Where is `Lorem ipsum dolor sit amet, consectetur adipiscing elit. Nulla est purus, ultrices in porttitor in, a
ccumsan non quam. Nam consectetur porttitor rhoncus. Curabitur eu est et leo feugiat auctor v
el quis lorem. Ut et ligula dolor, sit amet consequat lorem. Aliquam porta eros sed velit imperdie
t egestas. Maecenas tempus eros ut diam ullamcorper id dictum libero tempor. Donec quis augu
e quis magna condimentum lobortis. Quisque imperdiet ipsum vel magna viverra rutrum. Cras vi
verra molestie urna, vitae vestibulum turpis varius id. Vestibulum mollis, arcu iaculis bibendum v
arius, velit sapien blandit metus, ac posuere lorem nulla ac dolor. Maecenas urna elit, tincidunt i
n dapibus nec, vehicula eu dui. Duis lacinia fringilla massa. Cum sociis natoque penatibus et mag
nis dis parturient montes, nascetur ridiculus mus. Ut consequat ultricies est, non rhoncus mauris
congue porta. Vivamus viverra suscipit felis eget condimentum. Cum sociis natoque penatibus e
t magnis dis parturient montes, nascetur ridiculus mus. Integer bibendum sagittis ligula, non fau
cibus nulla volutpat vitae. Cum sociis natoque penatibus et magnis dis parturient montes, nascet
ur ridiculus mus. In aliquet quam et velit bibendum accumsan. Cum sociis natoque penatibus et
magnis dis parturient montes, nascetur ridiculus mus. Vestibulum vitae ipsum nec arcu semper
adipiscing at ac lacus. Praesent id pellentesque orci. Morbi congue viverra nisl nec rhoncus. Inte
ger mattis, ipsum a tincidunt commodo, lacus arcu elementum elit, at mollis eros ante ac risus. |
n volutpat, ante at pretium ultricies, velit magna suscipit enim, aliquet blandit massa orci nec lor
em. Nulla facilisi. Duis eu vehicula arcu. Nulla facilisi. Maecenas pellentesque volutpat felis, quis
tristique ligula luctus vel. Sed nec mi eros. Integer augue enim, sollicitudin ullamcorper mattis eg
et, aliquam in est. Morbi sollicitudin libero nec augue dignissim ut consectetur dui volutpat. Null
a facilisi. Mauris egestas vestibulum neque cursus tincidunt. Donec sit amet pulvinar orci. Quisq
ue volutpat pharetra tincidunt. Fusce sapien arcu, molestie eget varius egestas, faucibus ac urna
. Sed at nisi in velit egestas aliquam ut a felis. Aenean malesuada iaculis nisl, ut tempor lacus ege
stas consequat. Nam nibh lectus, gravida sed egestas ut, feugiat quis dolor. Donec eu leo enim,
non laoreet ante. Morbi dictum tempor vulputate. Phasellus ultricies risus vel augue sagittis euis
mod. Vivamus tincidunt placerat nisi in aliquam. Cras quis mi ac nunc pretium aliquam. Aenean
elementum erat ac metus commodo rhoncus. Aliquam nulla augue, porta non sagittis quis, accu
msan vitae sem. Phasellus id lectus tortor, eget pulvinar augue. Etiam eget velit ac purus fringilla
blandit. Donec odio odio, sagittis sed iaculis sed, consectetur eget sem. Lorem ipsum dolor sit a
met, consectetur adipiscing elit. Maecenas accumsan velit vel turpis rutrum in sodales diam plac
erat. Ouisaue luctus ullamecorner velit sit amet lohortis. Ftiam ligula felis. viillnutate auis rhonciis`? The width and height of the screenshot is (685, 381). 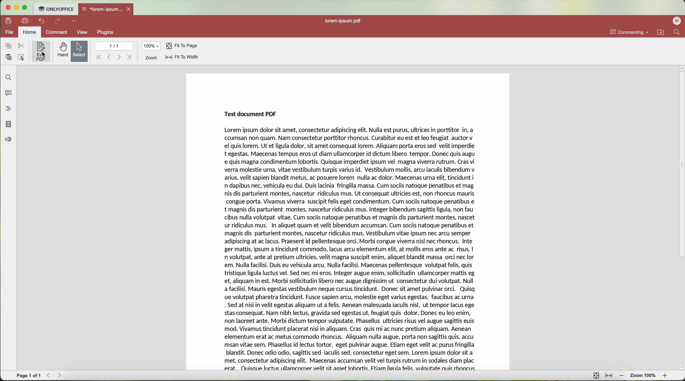
Lorem ipsum dolor sit amet, consectetur adipiscing elit. Nulla est purus, ultrices in porttitor in, a
ccumsan non quam. Nam consectetur porttitor rhoncus. Curabitur eu est et leo feugiat auctor v
el quis lorem. Ut et ligula dolor, sit amet consequat lorem. Aliquam porta eros sed velit imperdie
t egestas. Maecenas tempus eros ut diam ullamcorper id dictum libero tempor. Donec quis augu
e quis magna condimentum lobortis. Quisque imperdiet ipsum vel magna viverra rutrum. Cras vi
verra molestie urna, vitae vestibulum turpis varius id. Vestibulum mollis, arcu iaculis bibendum v
arius, velit sapien blandit metus, ac posuere lorem nulla ac dolor. Maecenas urna elit, tincidunt i
n dapibus nec, vehicula eu dui. Duis lacinia fringilla massa. Cum sociis natoque penatibus et mag
nis dis parturient montes, nascetur ridiculus mus. Ut consequat ultricies est, non rhoncus mauris
congue porta. Vivamus viverra suscipit felis eget condimentum. Cum sociis natoque penatibus e
t magnis dis parturient montes, nascetur ridiculus mus. Integer bibendum sagittis ligula, non fau
cibus nulla volutpat vitae. Cum sociis natoque penatibus et magnis dis parturient montes, nascet
ur ridiculus mus. In aliquet quam et velit bibendum accumsan. Cum sociis natoque penatibus et
magnis dis parturient montes, nascetur ridiculus mus. Vestibulum vitae ipsum nec arcu semper
adipiscing at ac lacus. Praesent id pellentesque orci. Morbi congue viverra nisl nec rhoncus. Inte
ger mattis, ipsum a tincidunt commodo, lacus arcu elementum elit, at mollis eros ante ac risus. |
n volutpat, ante at pretium ultricies, velit magna suscipit enim, aliquet blandit massa orci nec lor
em. Nulla facilisi. Duis eu vehicula arcu. Nulla facilisi. Maecenas pellentesque volutpat felis, quis
tristique ligula luctus vel. Sed nec mi eros. Integer augue enim, sollicitudin ullamcorper mattis eg
et, aliquam in est. Morbi sollicitudin libero nec augue dignissim ut consectetur dui volutpat. Null
a facilisi. Mauris egestas vestibulum neque cursus tincidunt. Donec sit amet pulvinar orci. Quisq
ue volutpat pharetra tincidunt. Fusce sapien arcu, molestie eget varius egestas, faucibus ac urna
. Sed at nisi in velit egestas aliquam ut a felis. Aenean malesuada iaculis nisl, ut tempor lacus ege
stas consequat. Nam nibh lectus, gravida sed egestas ut, feugiat quis dolor. Donec eu leo enim,
non laoreet ante. Morbi dictum tempor vulputate. Phasellus ultricies risus vel augue sagittis euis
mod. Vivamus tincidunt placerat nisi in aliquam. Cras quis mi ac nunc pretium aliquam. Aenean
elementum erat ac metus commodo rhoncus. Aliquam nulla augue, porta non sagittis quis, accu
msan vitae sem. Phasellus id lectus tortor, eget pulvinar augue. Etiam eget velit ac purus fringilla
blandit. Donec odio odio, sagittis sed iaculis sed, consectetur eget sem. Lorem ipsum dolor sit a
met, consectetur adipiscing elit. Maecenas accumsan velit vel turpis rutrum in sodales diam plac
erat. Ouisaue luctus ullamecorner velit sit amet lohortis. Ftiam ligula felis. viillnutate auis rhonciis is located at coordinates (349, 249).